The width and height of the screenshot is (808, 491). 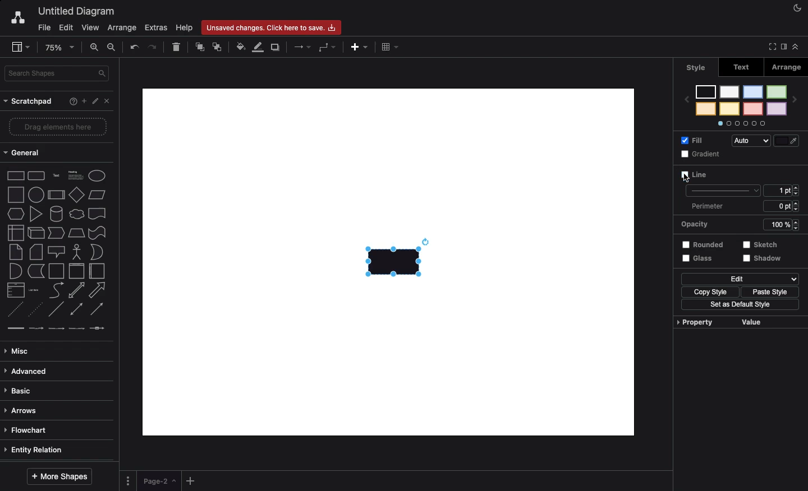 What do you see at coordinates (793, 99) in the screenshot?
I see `next` at bounding box center [793, 99].